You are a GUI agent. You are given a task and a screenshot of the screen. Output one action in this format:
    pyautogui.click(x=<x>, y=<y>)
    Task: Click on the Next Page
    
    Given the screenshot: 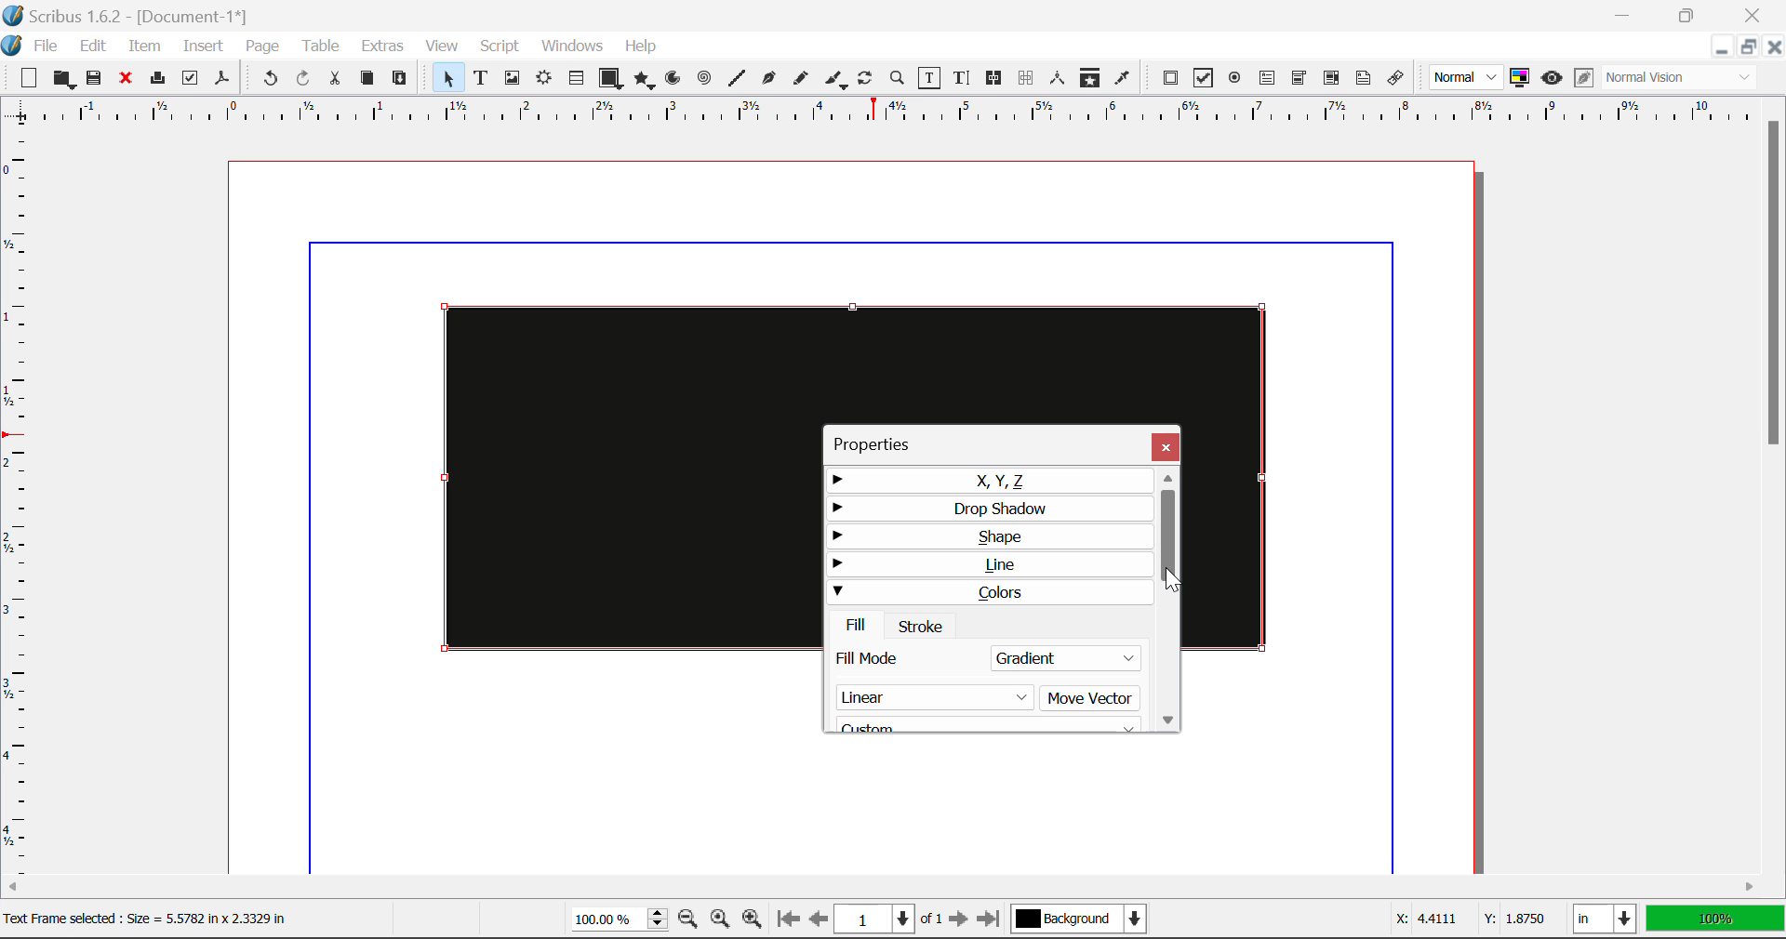 What is the action you would take?
    pyautogui.click(x=958, y=920)
    